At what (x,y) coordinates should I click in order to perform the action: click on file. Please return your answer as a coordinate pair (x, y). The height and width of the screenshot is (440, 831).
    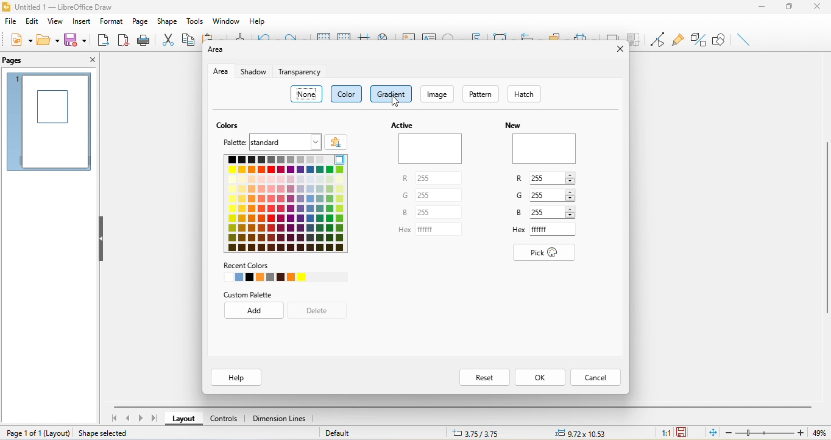
    Looking at the image, I should click on (10, 24).